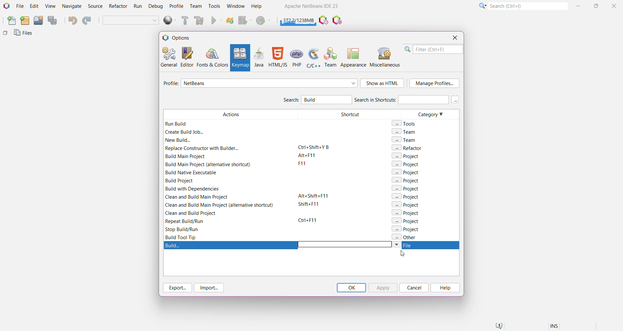 This screenshot has height=331, width=623. Describe the element at coordinates (239, 58) in the screenshot. I see `Keymap` at that location.